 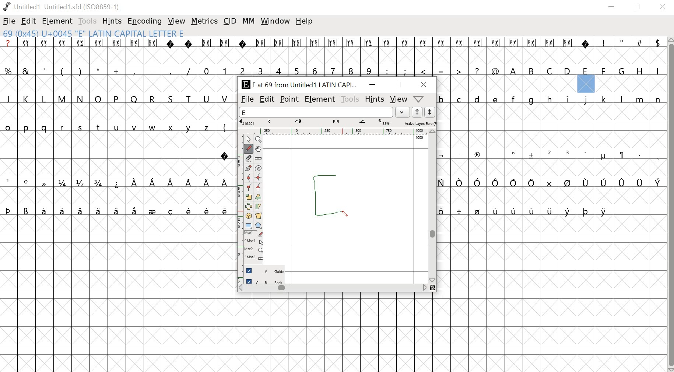 What do you see at coordinates (116, 197) in the screenshot?
I see `empty cells` at bounding box center [116, 197].